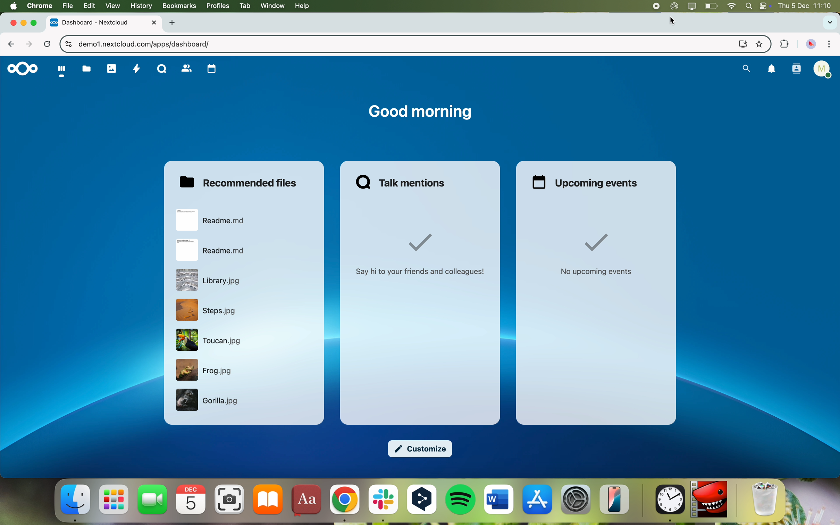 Image resolution: width=840 pixels, height=525 pixels. What do you see at coordinates (772, 71) in the screenshot?
I see `click on notifications` at bounding box center [772, 71].